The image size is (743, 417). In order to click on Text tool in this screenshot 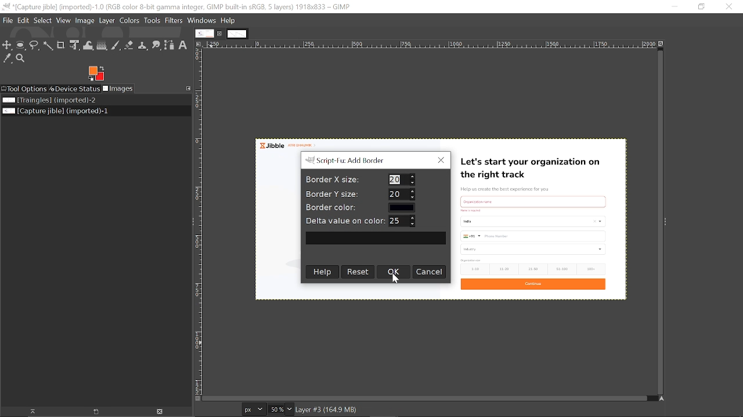, I will do `click(183, 45)`.